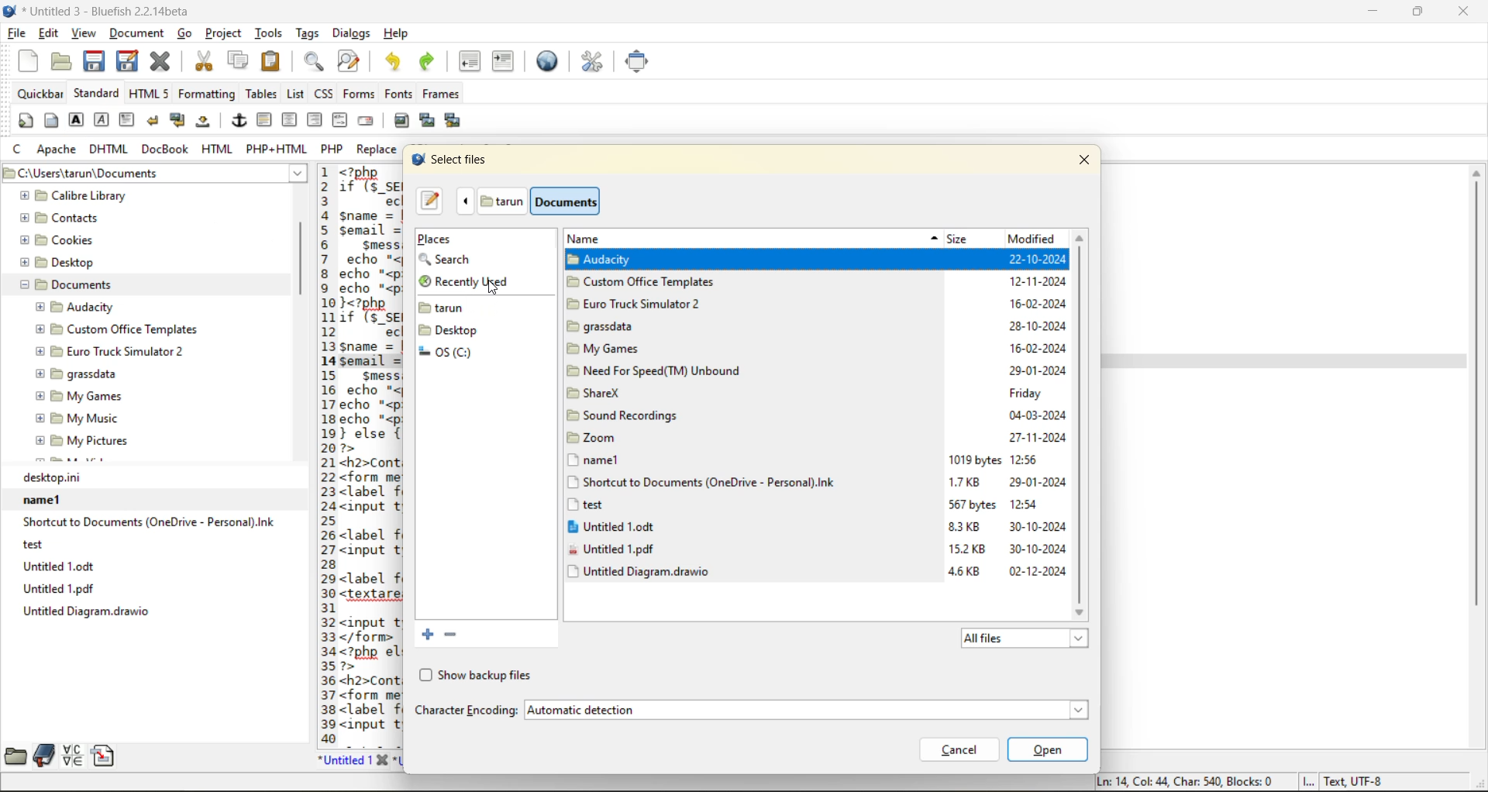  I want to click on cancel, so click(958, 749).